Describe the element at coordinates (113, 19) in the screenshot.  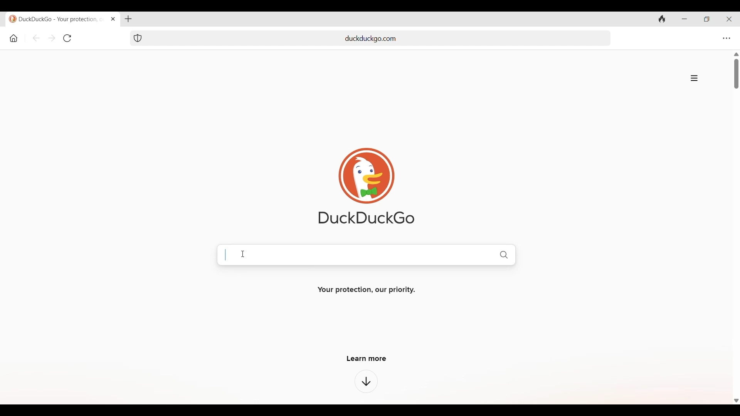
I see `Close tab` at that location.